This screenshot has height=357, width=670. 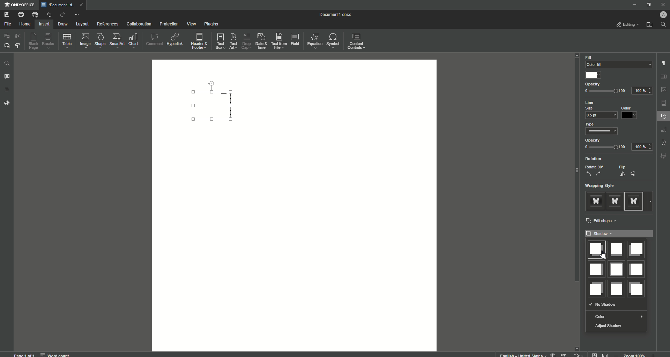 What do you see at coordinates (663, 25) in the screenshot?
I see `Search` at bounding box center [663, 25].